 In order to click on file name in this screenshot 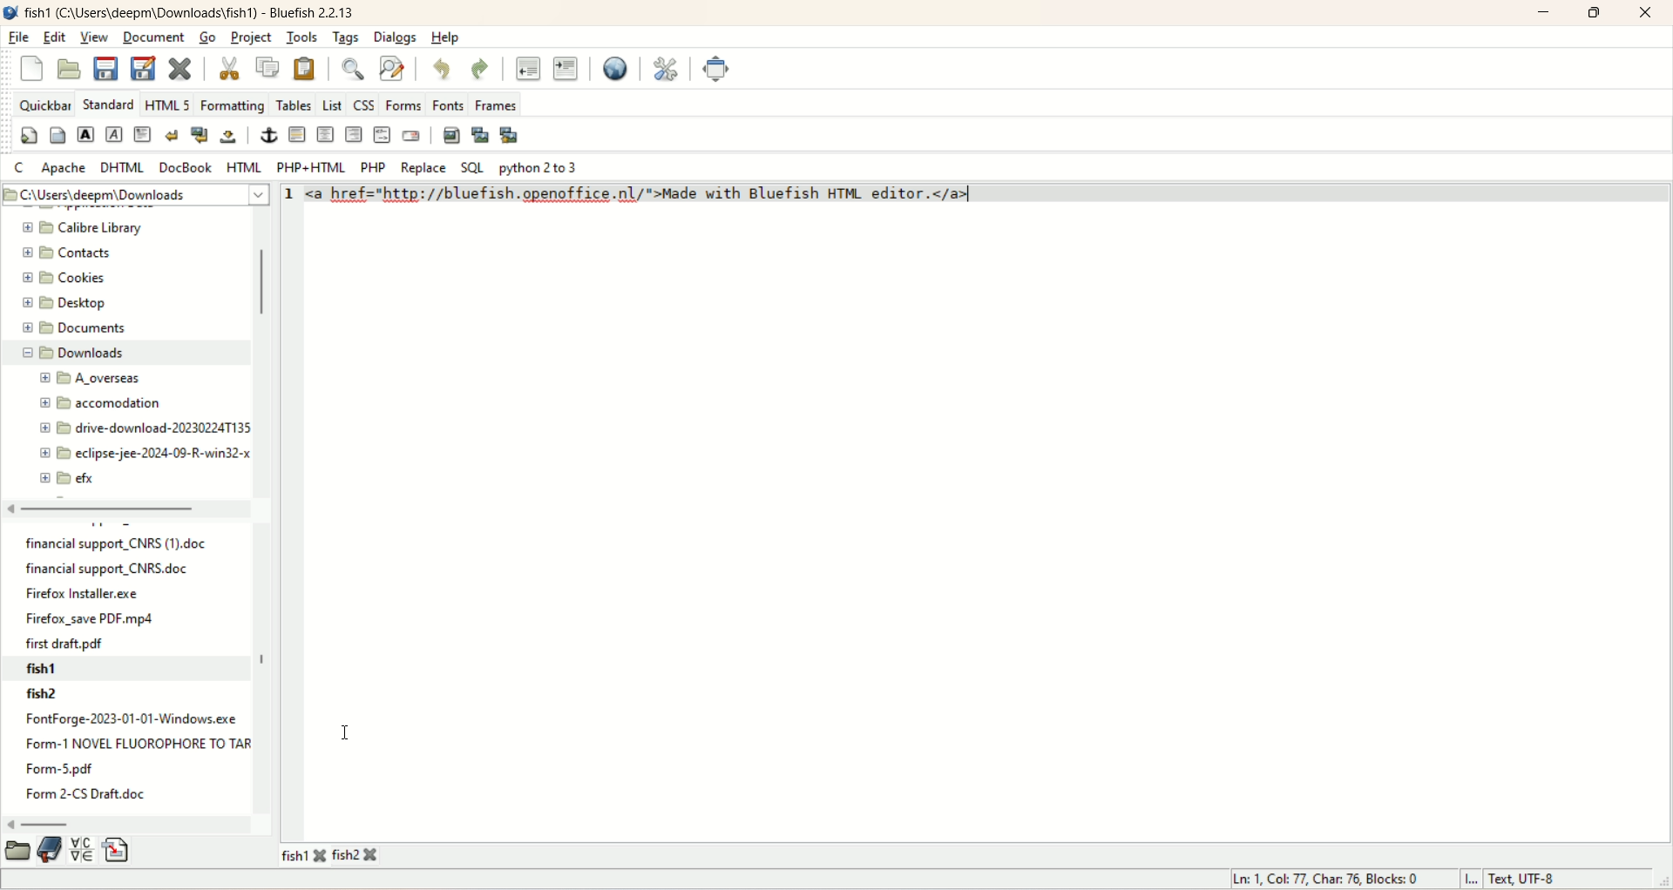, I will do `click(190, 13)`.